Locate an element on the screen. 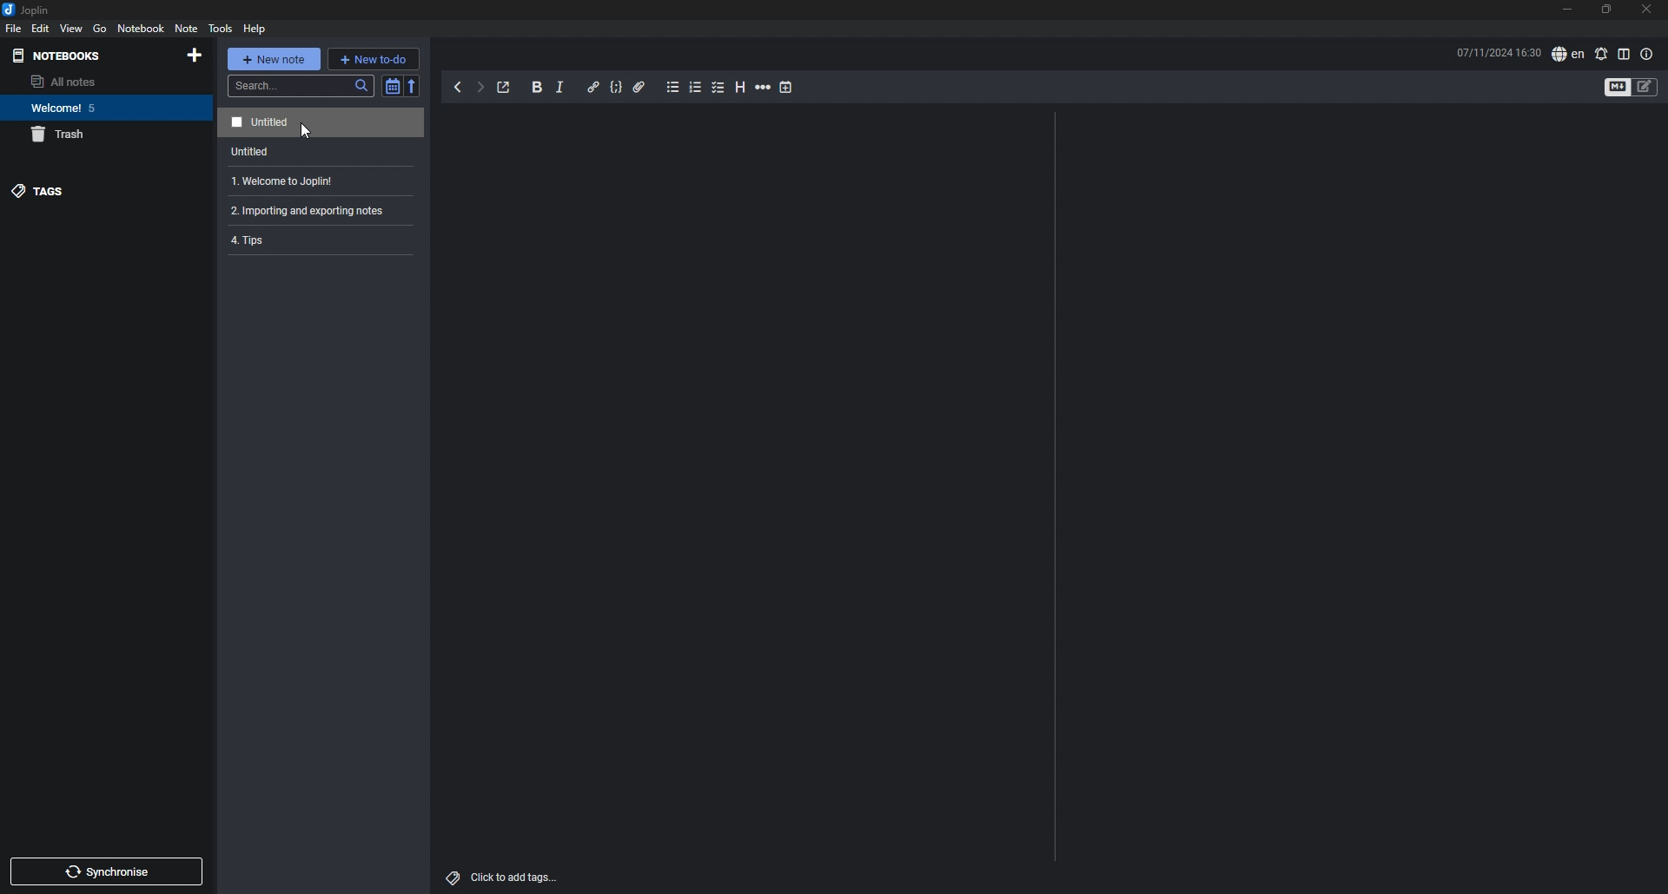 This screenshot has height=894, width=1668. back is located at coordinates (460, 88).